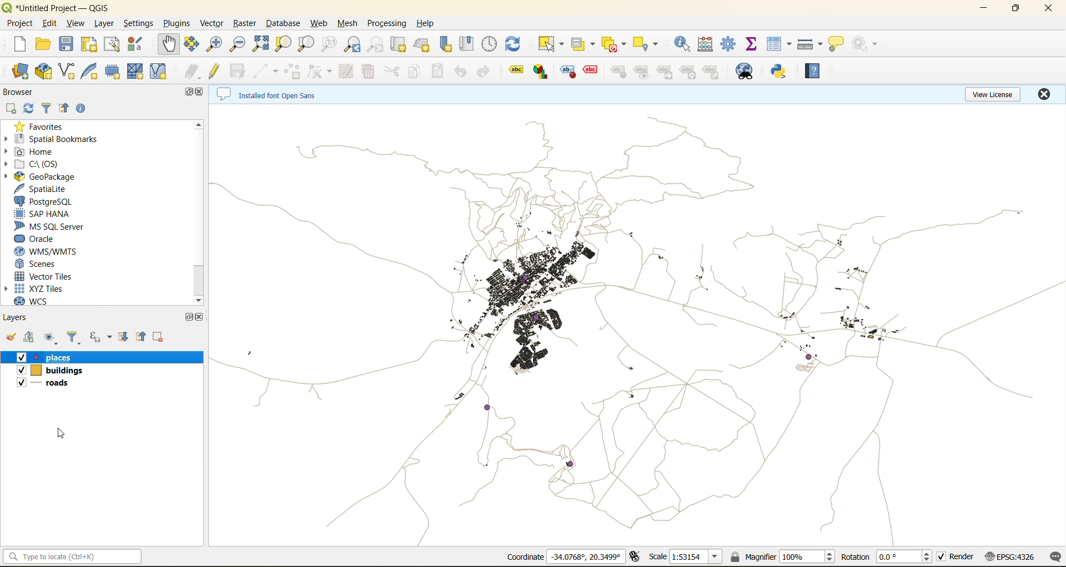 This screenshot has height=567, width=1066. Describe the element at coordinates (19, 358) in the screenshot. I see `checkbox` at that location.